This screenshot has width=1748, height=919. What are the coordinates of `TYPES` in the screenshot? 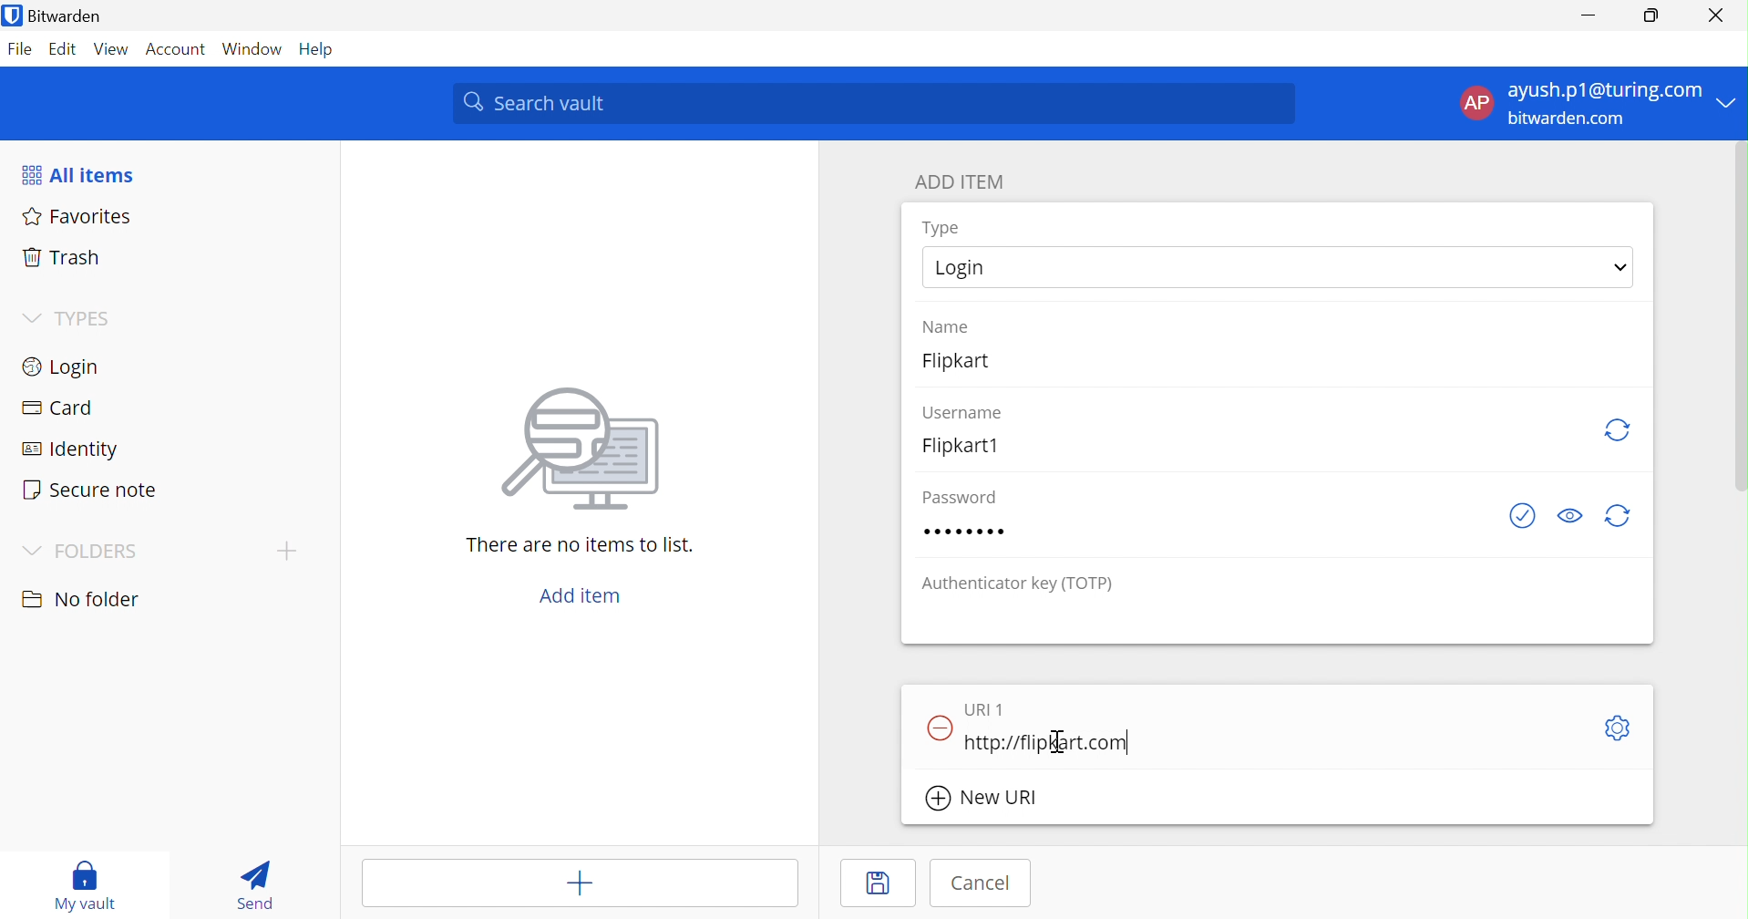 It's located at (87, 318).